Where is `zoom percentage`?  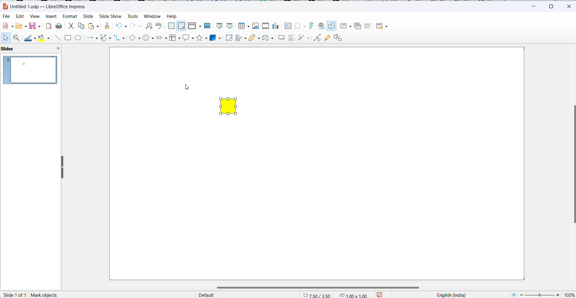
zoom percentage is located at coordinates (569, 295).